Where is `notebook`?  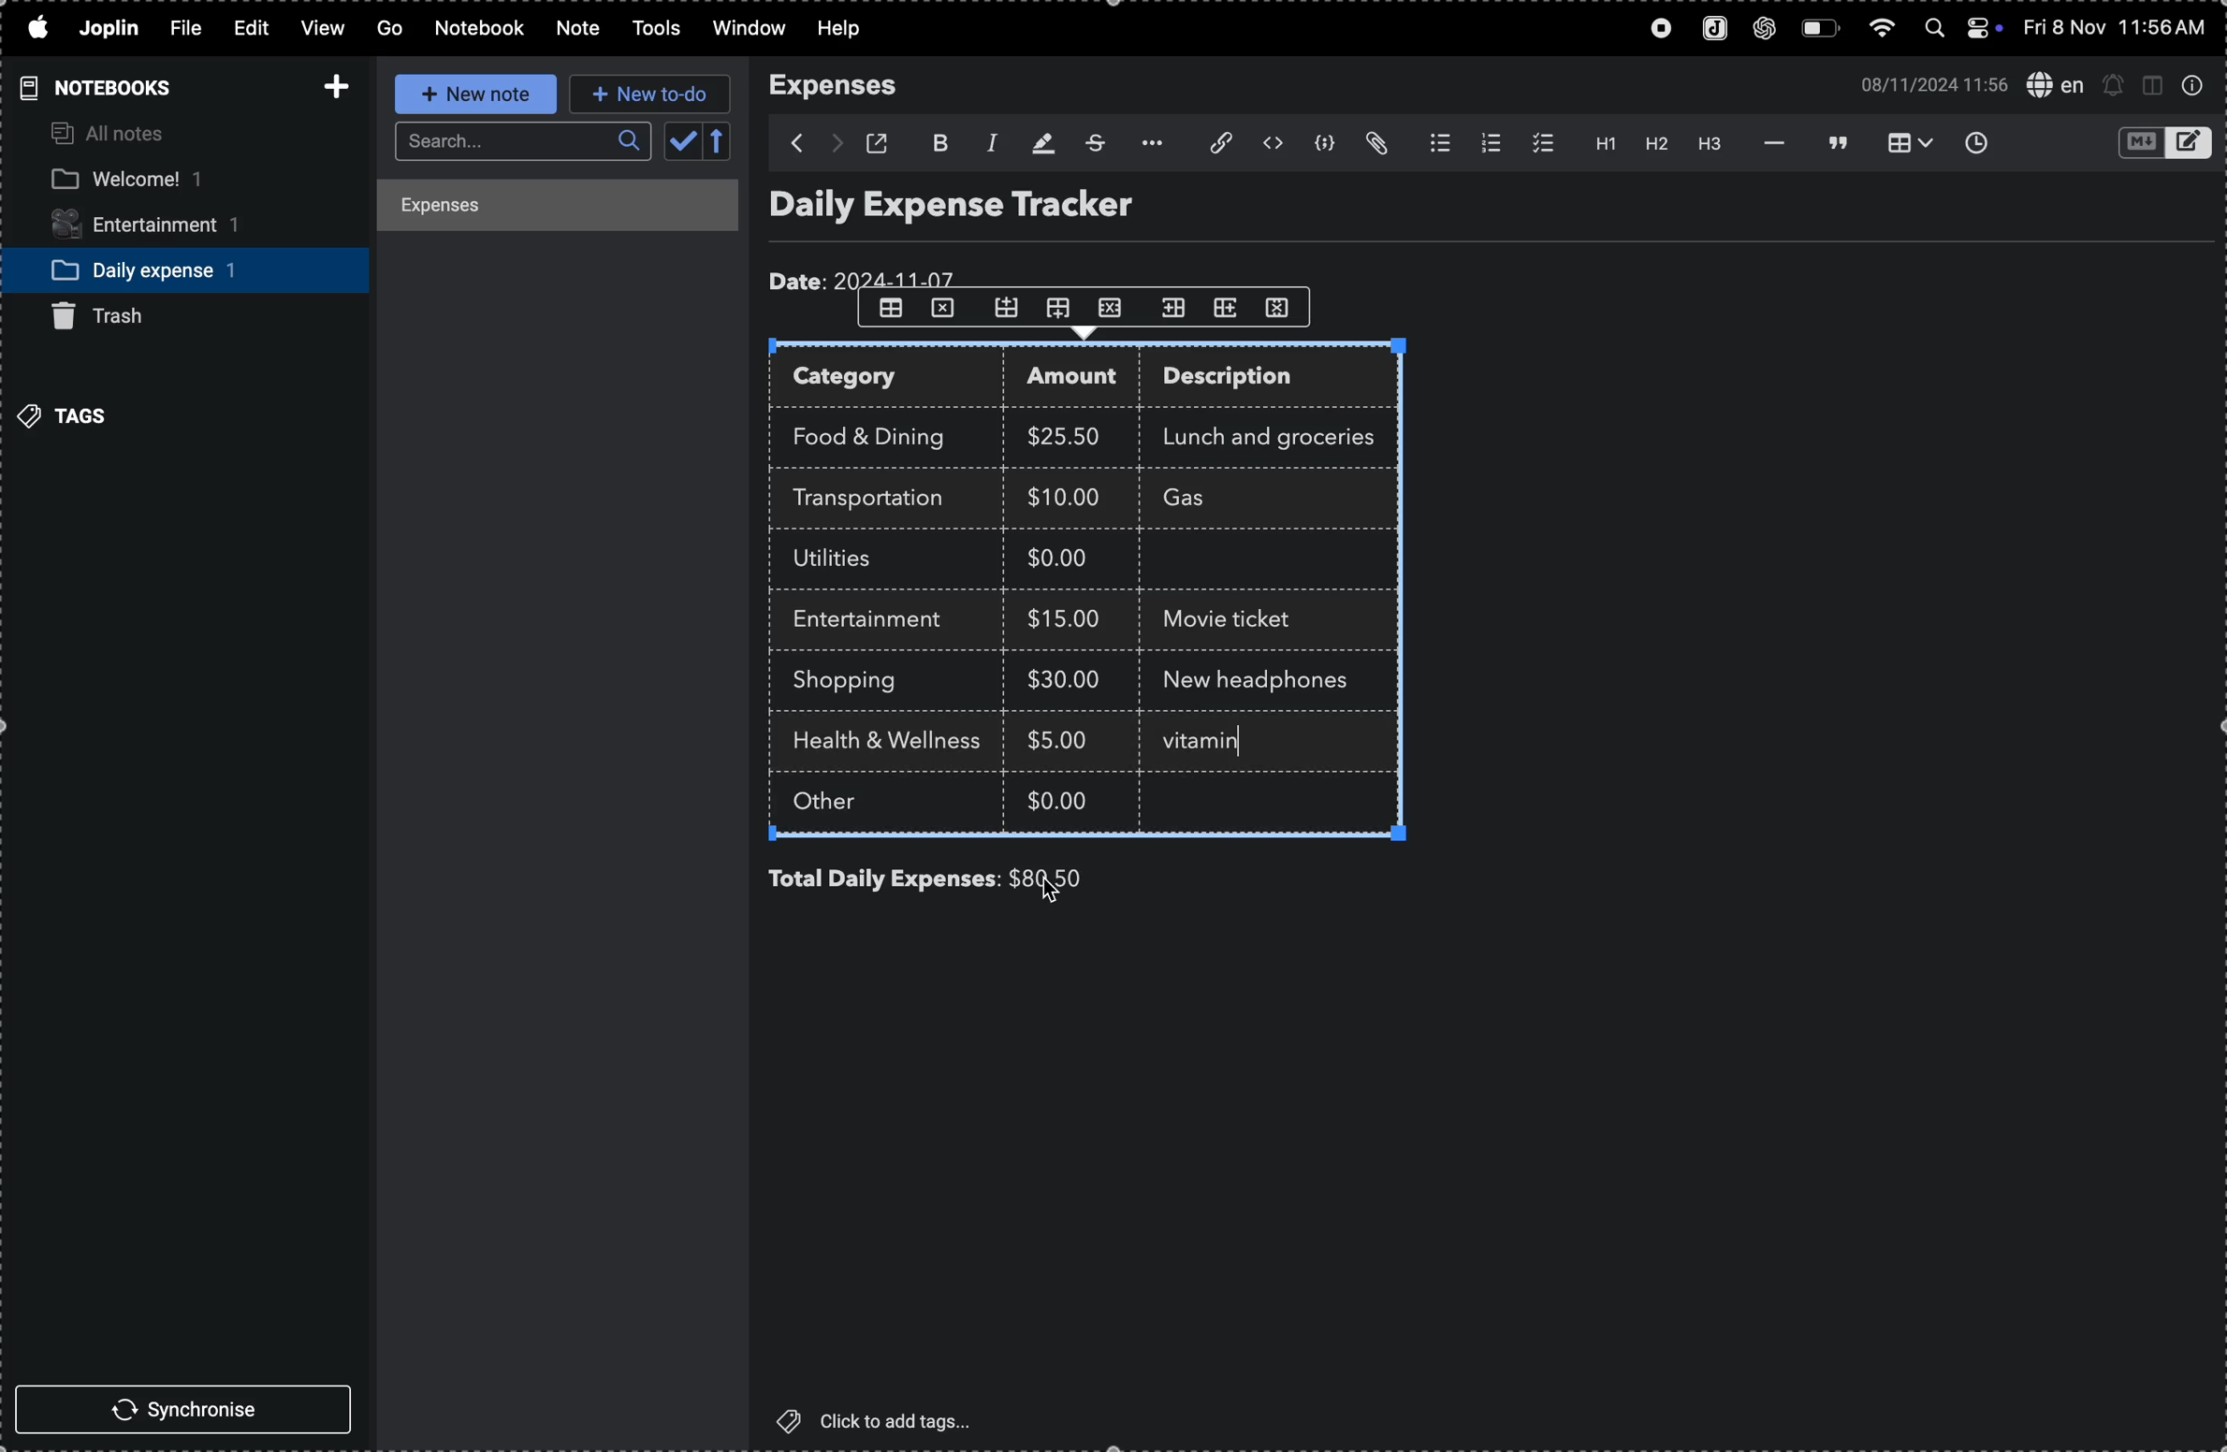 notebook is located at coordinates (481, 28).